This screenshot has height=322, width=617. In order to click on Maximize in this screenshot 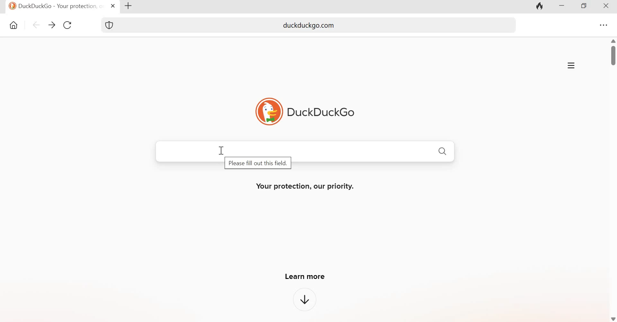, I will do `click(586, 7)`.